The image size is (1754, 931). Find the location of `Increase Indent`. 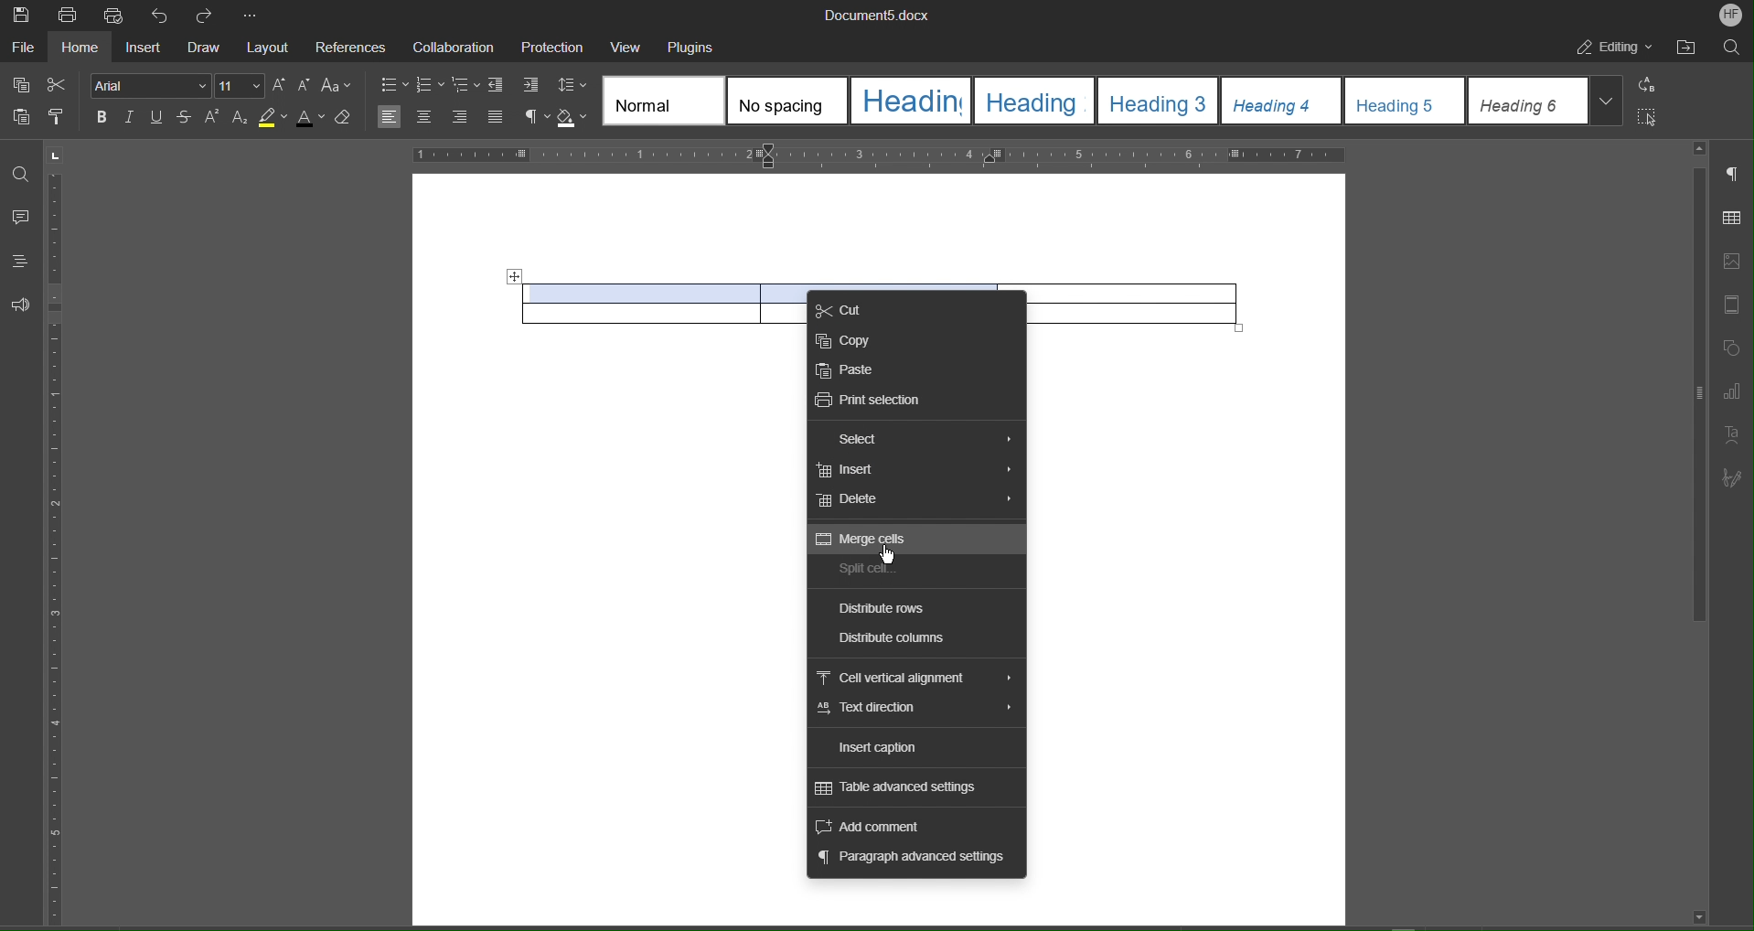

Increase Indent is located at coordinates (532, 86).